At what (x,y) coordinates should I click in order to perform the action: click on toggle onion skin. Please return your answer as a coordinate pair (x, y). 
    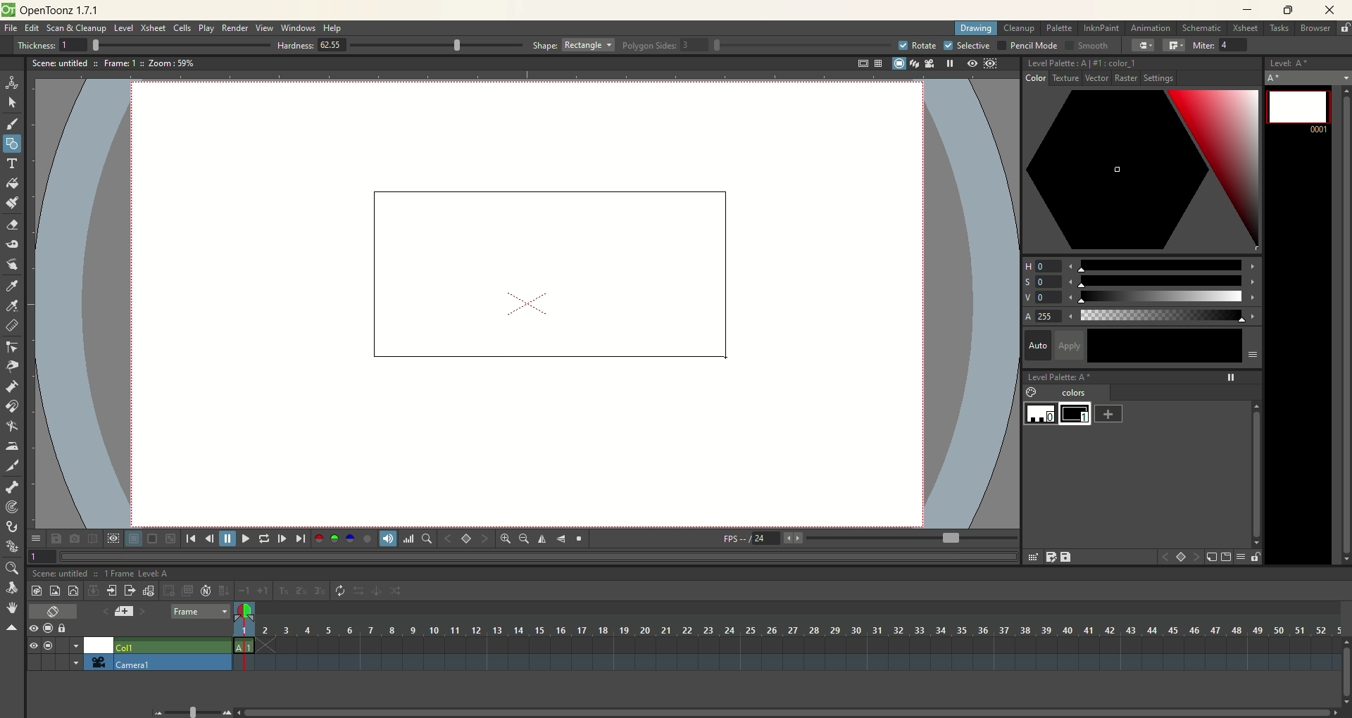
    Looking at the image, I should click on (243, 612).